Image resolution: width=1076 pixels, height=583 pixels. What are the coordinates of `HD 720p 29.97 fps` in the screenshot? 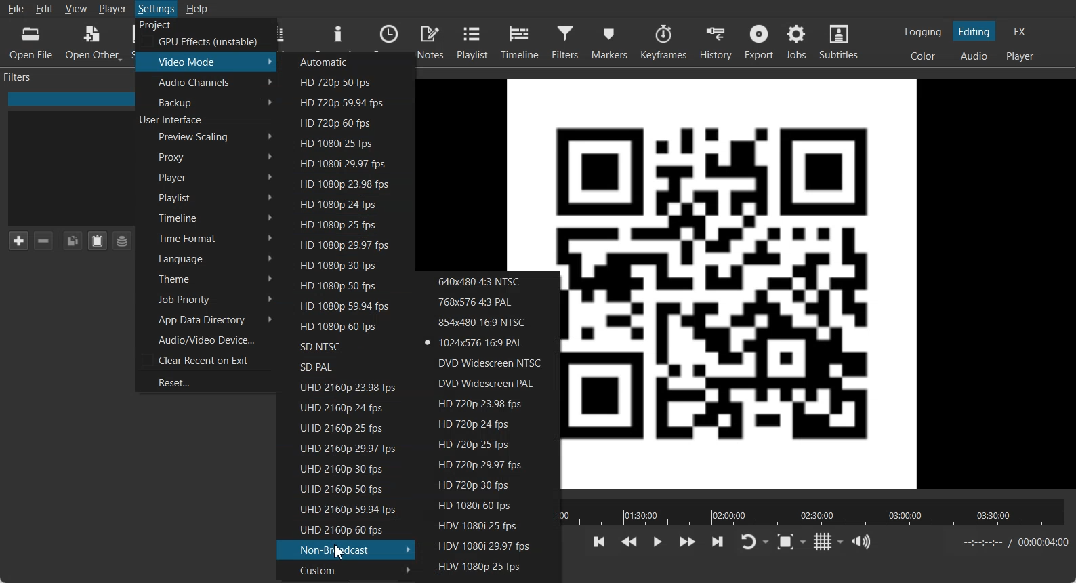 It's located at (490, 465).